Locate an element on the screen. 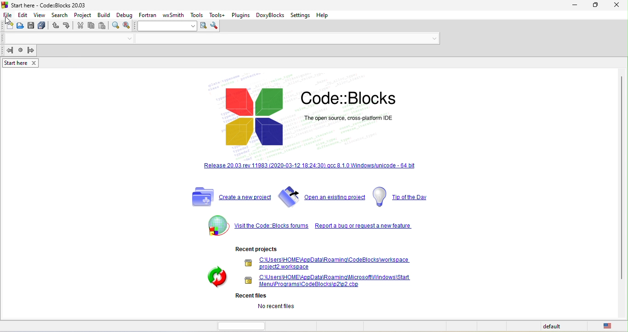 Image resolution: width=628 pixels, height=332 pixels. Start here - Code::Blocks 20.03 is located at coordinates (45, 5).